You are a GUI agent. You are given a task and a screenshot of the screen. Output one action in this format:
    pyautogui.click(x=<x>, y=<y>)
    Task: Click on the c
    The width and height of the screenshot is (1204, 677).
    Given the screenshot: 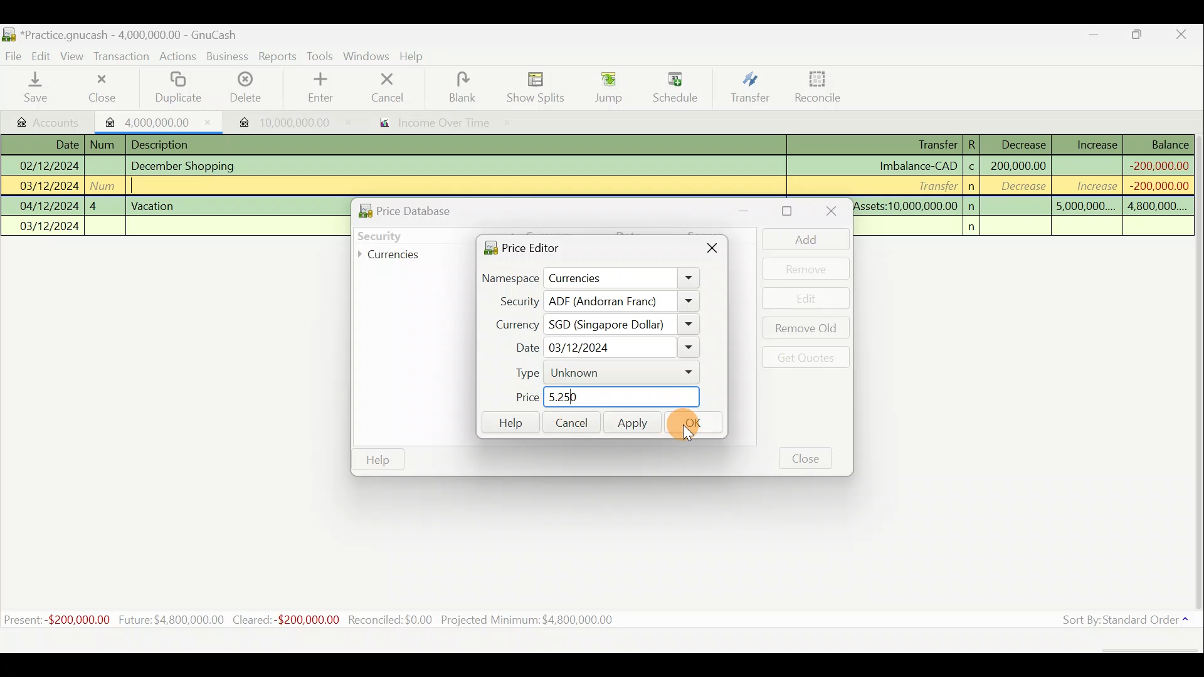 What is the action you would take?
    pyautogui.click(x=972, y=168)
    